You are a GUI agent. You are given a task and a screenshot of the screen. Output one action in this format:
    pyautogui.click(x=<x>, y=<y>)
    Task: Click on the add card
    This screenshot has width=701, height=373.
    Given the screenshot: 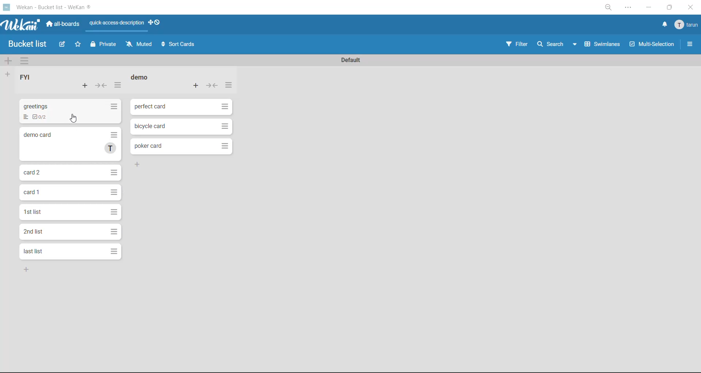 What is the action you would take?
    pyautogui.click(x=196, y=86)
    